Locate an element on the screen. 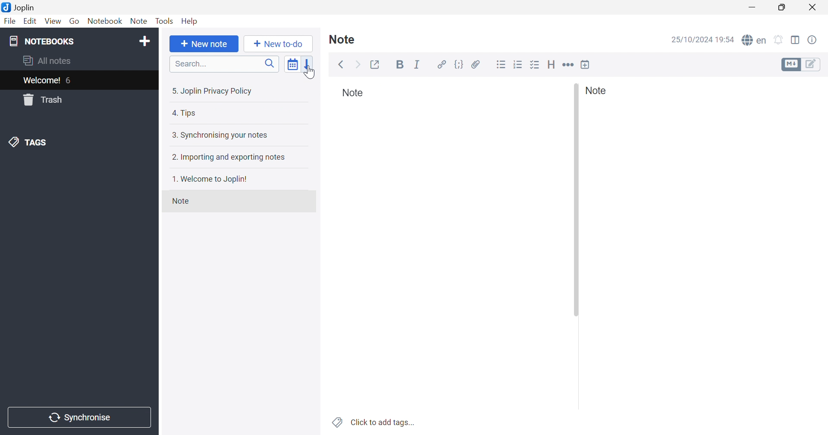 The height and width of the screenshot is (435, 828). Set alarm is located at coordinates (779, 40).